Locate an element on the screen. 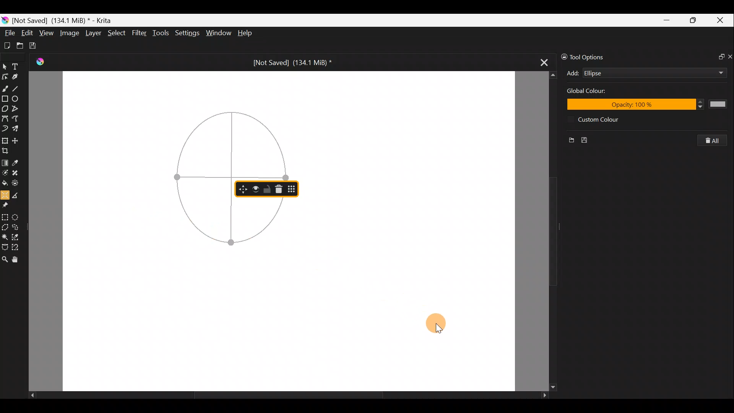  Custom color is located at coordinates (604, 119).